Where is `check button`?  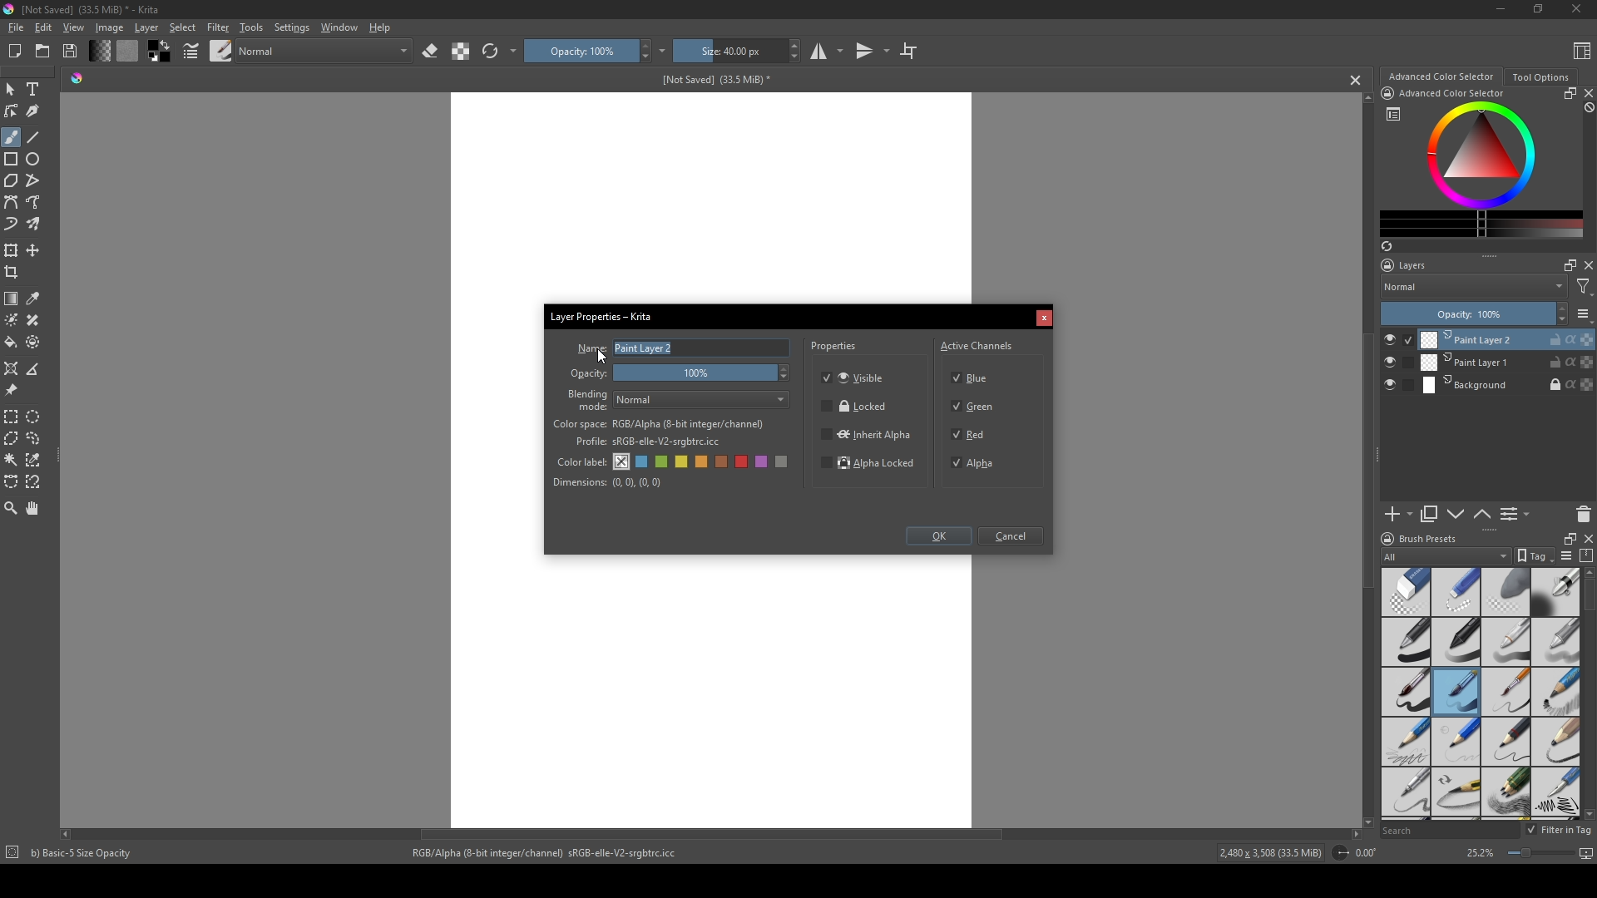
check button is located at coordinates (1397, 386).